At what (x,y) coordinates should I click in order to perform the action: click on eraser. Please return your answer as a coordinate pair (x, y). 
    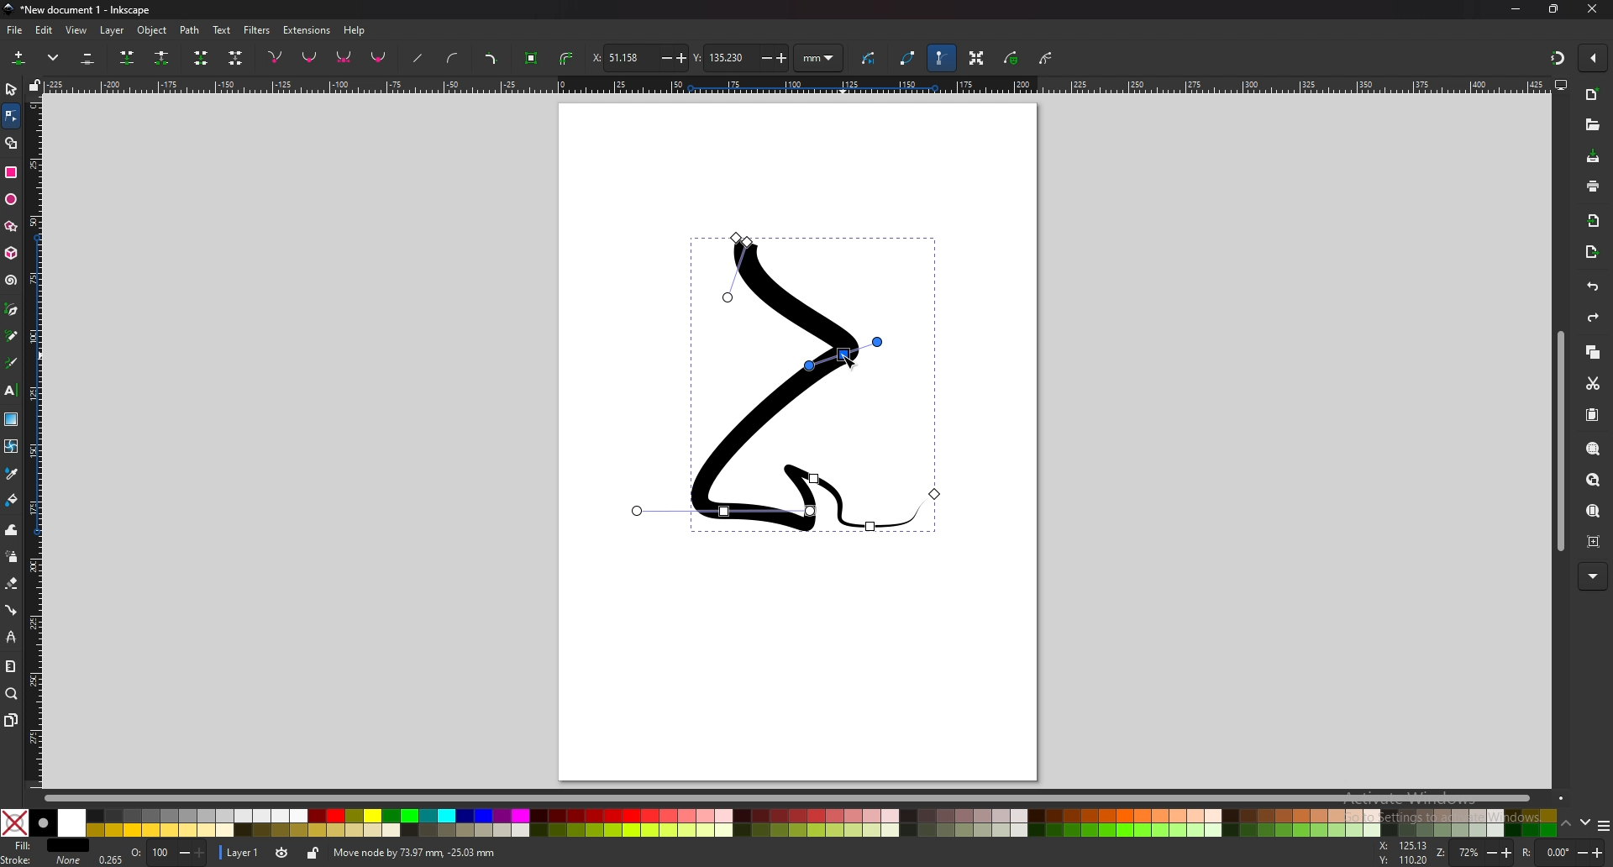
    Looking at the image, I should click on (13, 582).